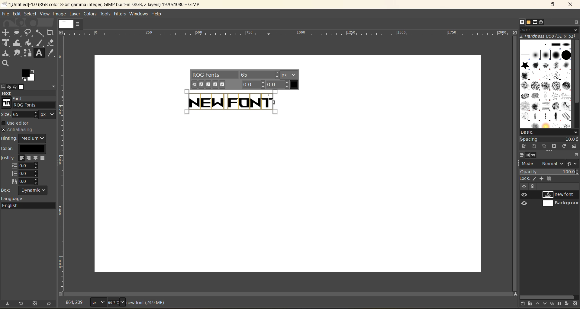 The image size is (580, 309). I want to click on raise this layer, so click(539, 303).